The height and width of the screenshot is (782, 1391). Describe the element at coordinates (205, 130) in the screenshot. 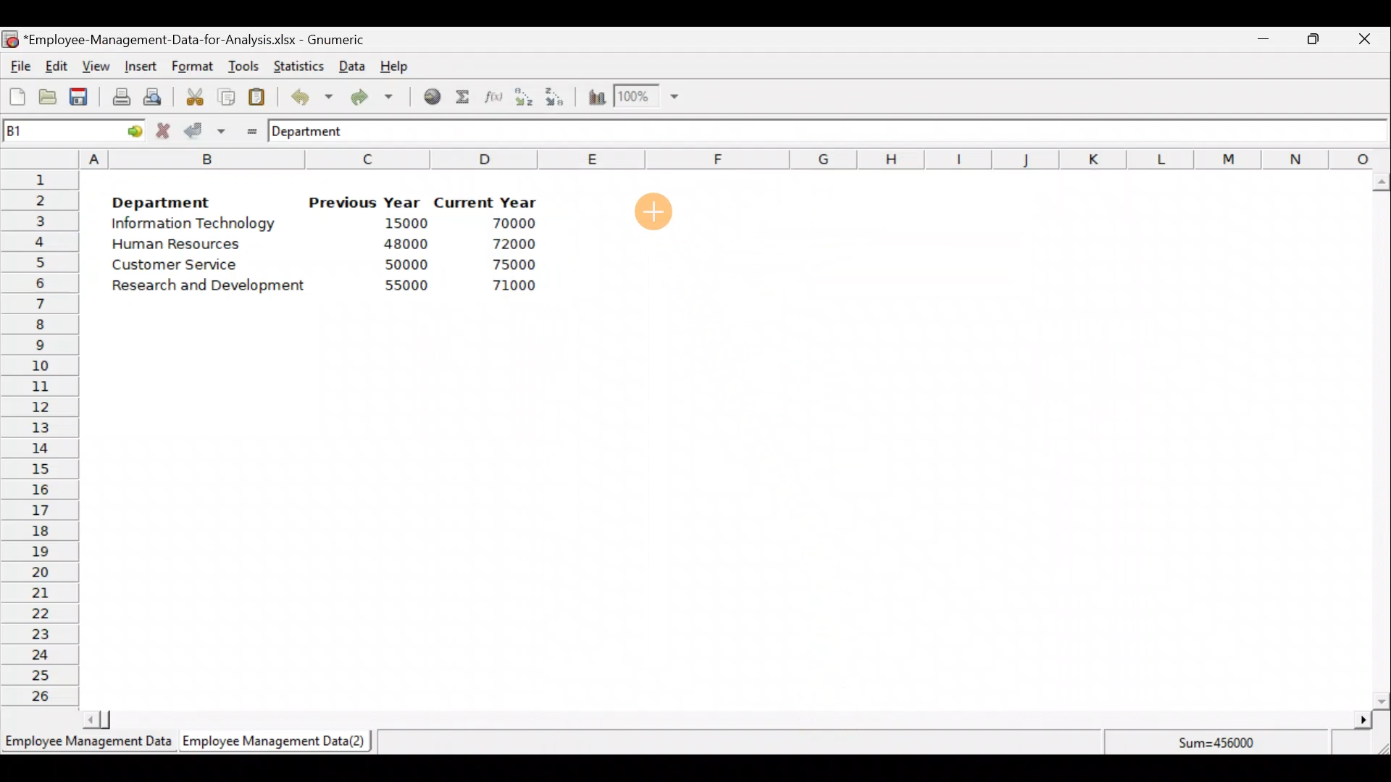

I see `Accept change` at that location.